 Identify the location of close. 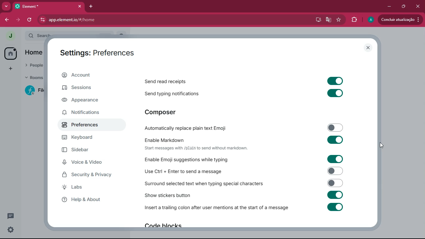
(418, 6).